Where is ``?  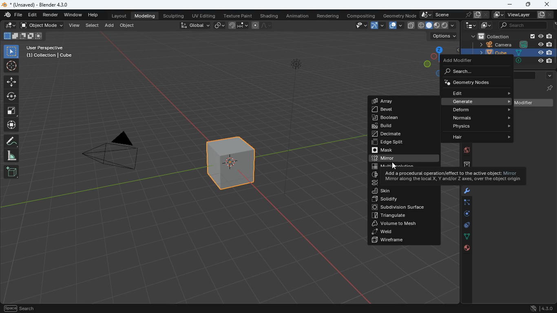  is located at coordinates (543, 15).